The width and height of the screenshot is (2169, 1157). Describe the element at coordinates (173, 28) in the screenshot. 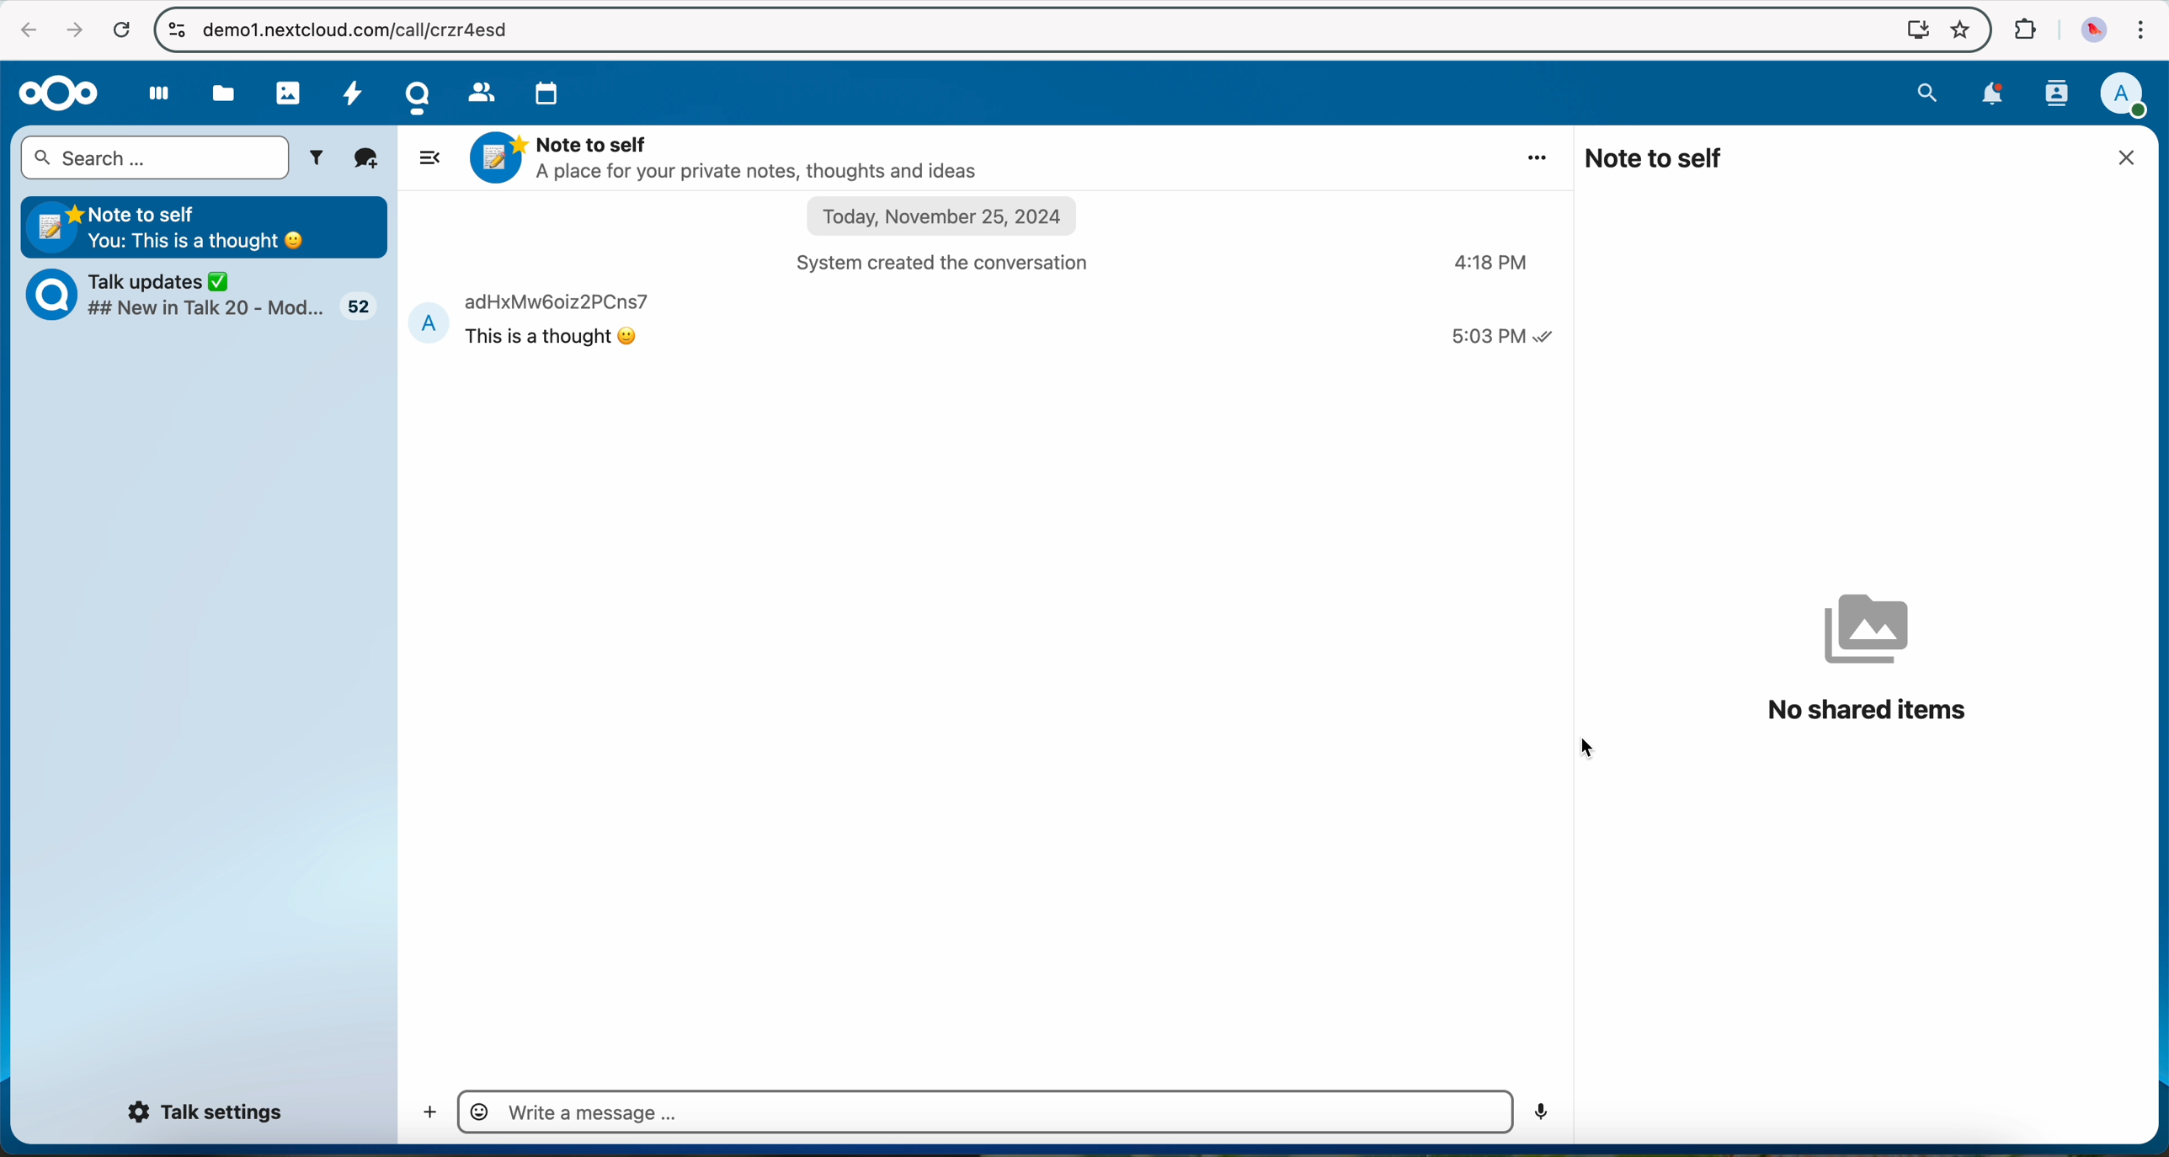

I see `controls` at that location.